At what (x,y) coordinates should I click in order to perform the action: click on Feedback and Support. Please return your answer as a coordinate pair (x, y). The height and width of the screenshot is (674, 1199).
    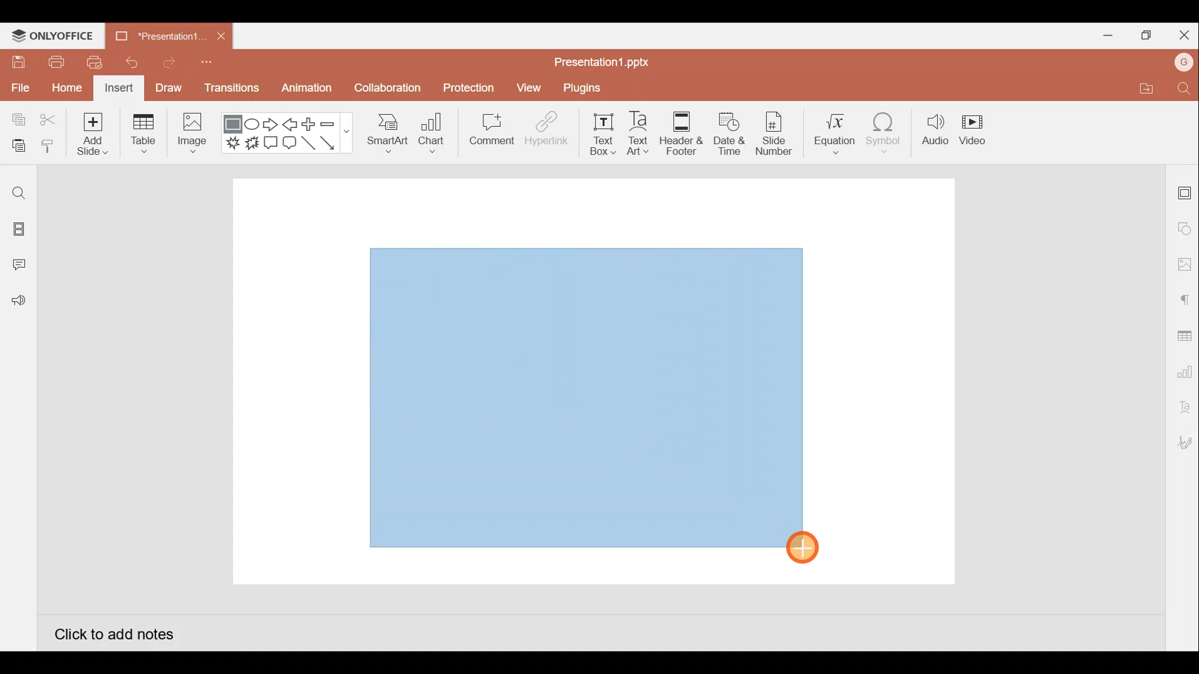
    Looking at the image, I should click on (18, 304).